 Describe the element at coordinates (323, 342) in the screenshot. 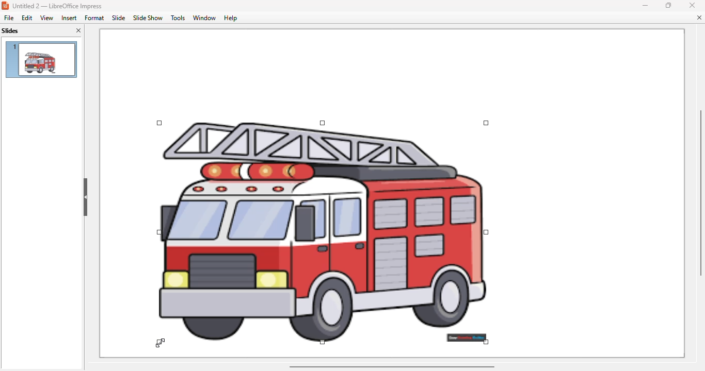

I see `corner handles` at that location.